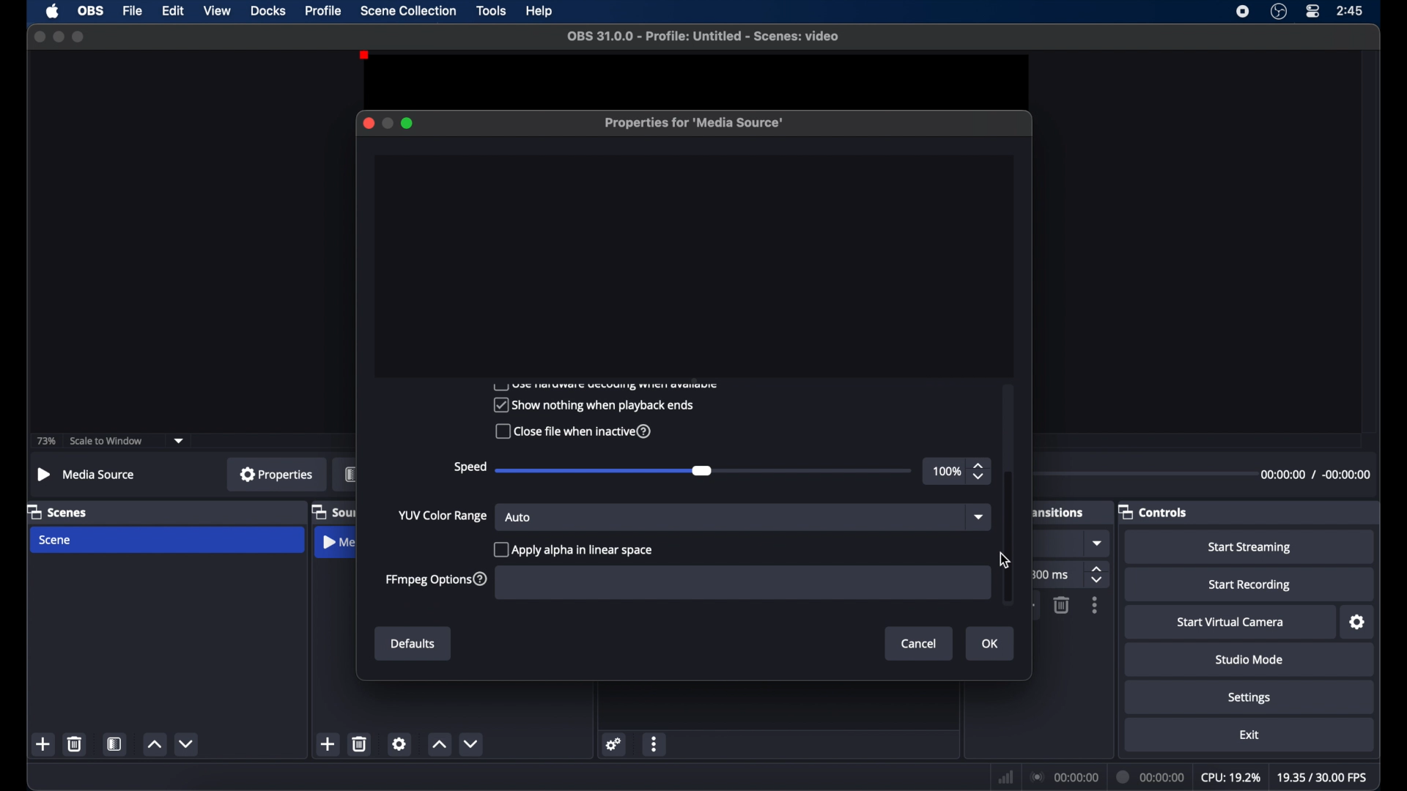 This screenshot has height=791, width=1407. I want to click on properties, so click(276, 474).